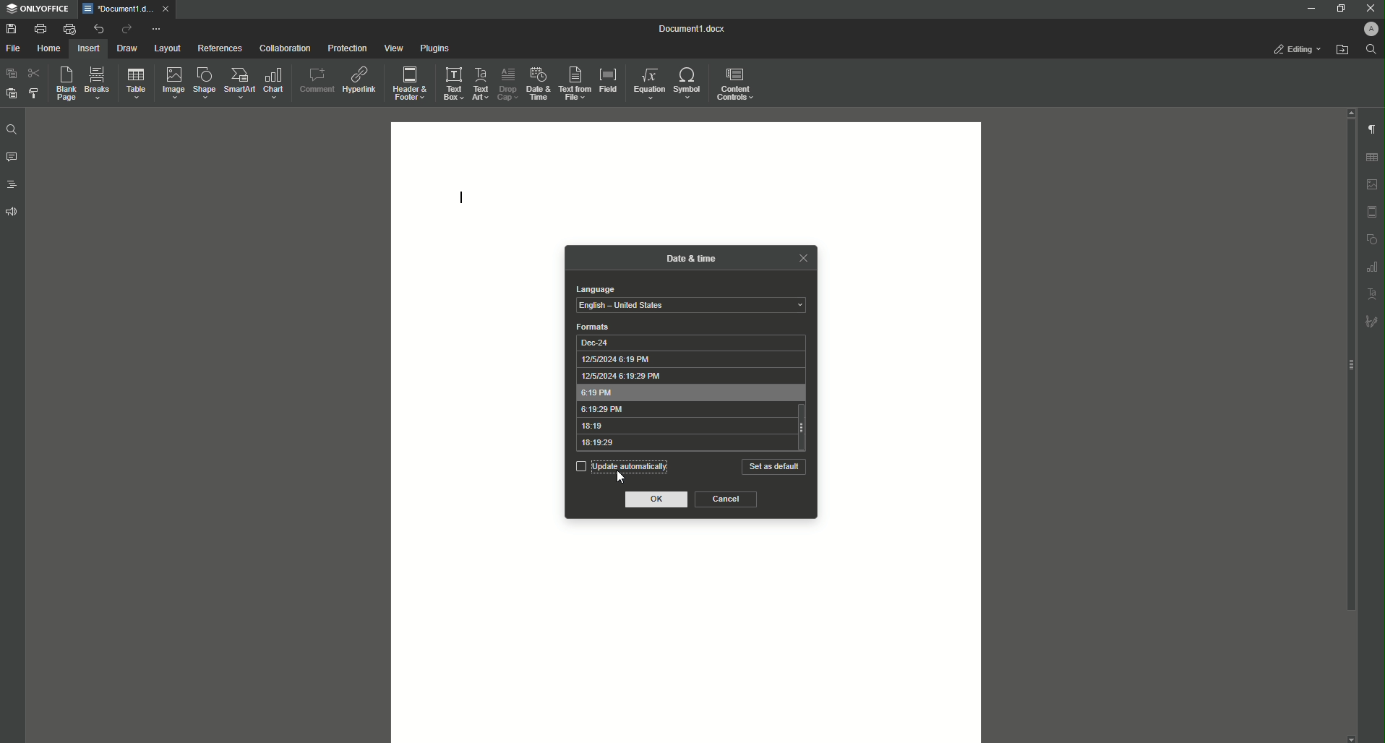 The image size is (1385, 743). Describe the element at coordinates (575, 84) in the screenshot. I see `Text From File` at that location.